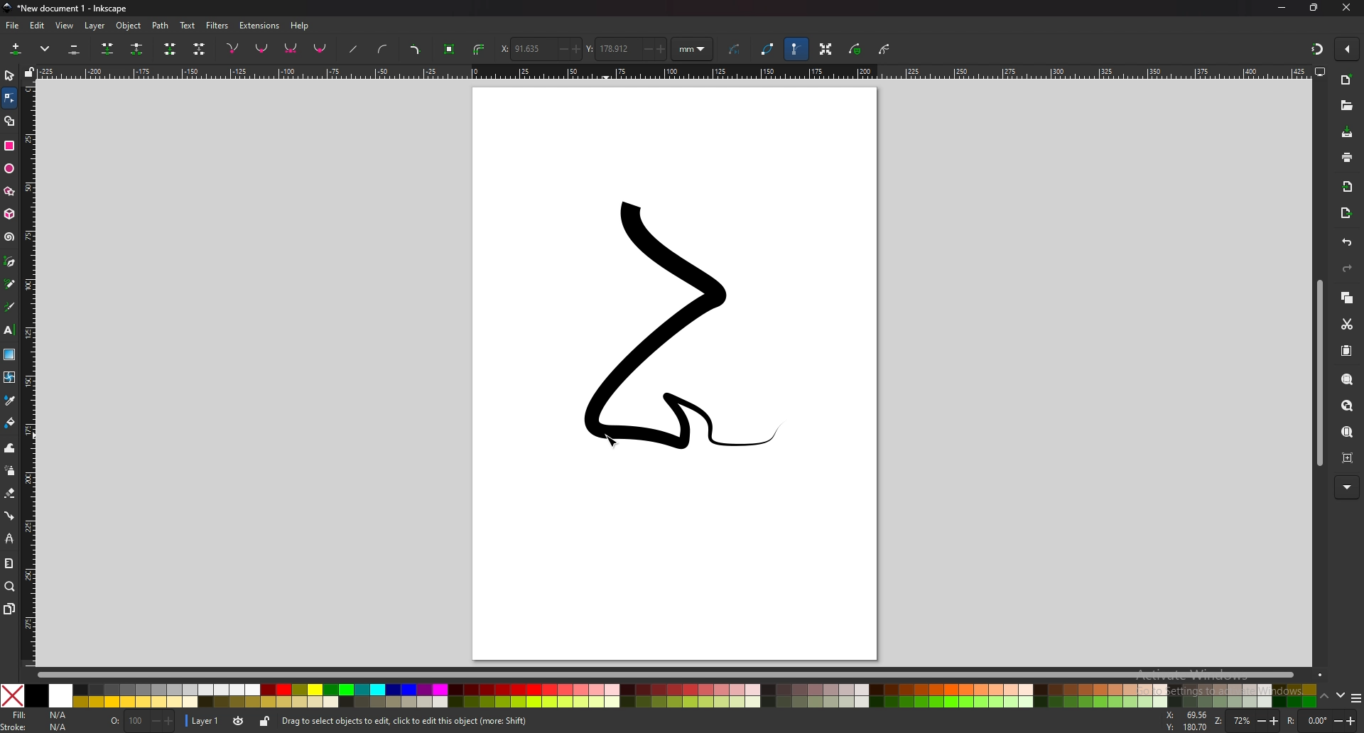  What do you see at coordinates (10, 494) in the screenshot?
I see `erase` at bounding box center [10, 494].